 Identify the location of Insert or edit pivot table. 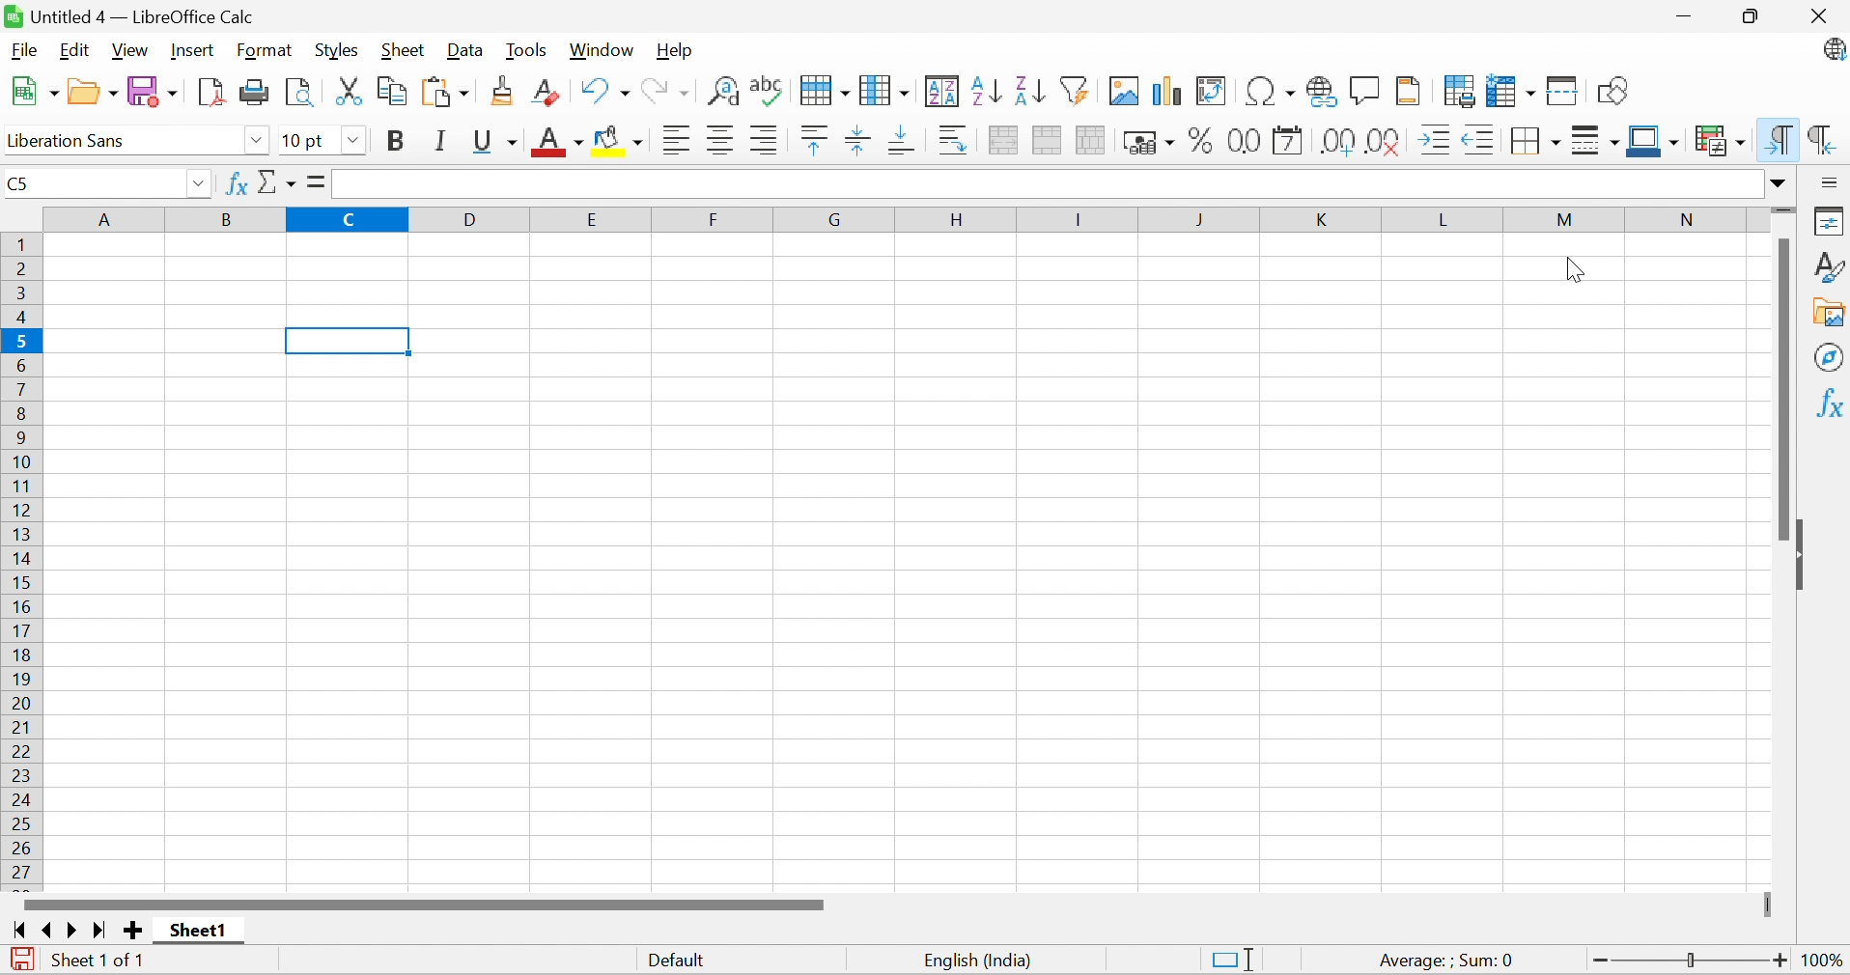
(1213, 92).